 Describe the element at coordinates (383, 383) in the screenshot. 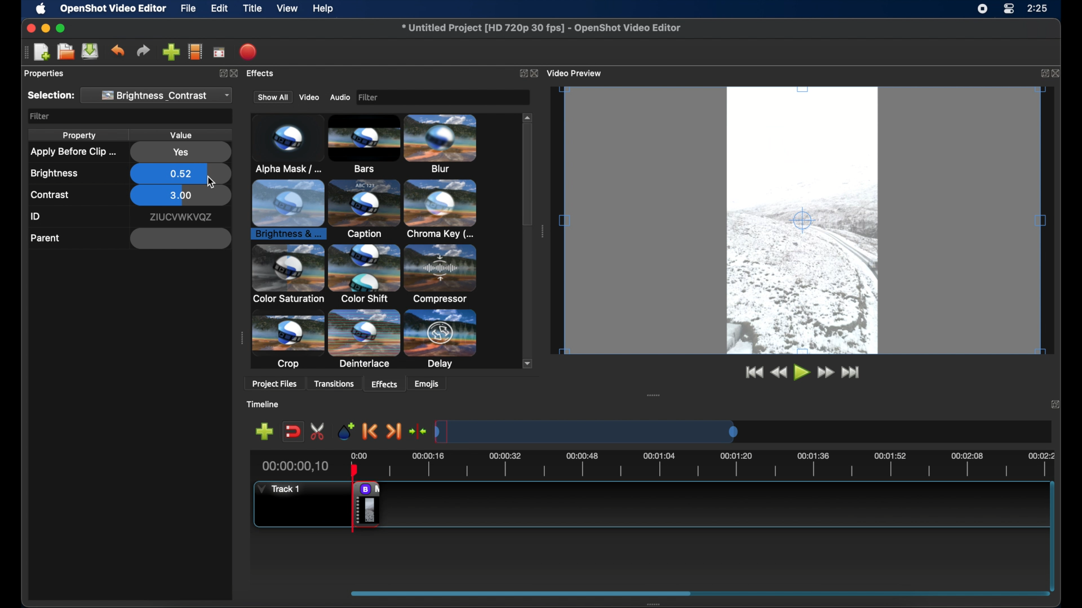

I see `effects` at that location.